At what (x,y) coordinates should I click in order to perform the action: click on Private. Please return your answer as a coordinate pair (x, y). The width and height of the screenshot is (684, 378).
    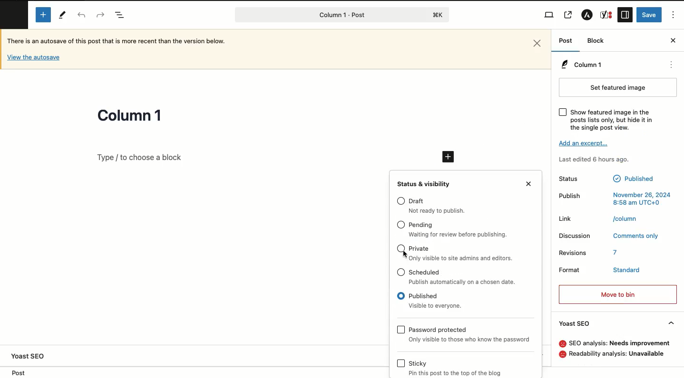
    Looking at the image, I should click on (462, 258).